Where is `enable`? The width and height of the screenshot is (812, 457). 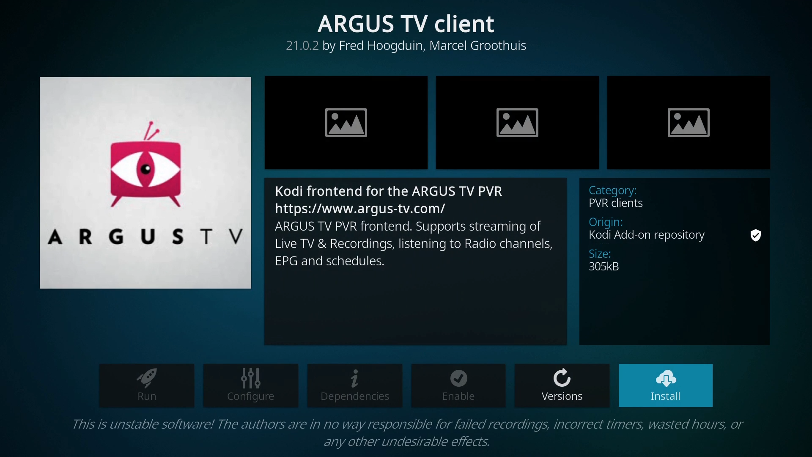 enable is located at coordinates (457, 385).